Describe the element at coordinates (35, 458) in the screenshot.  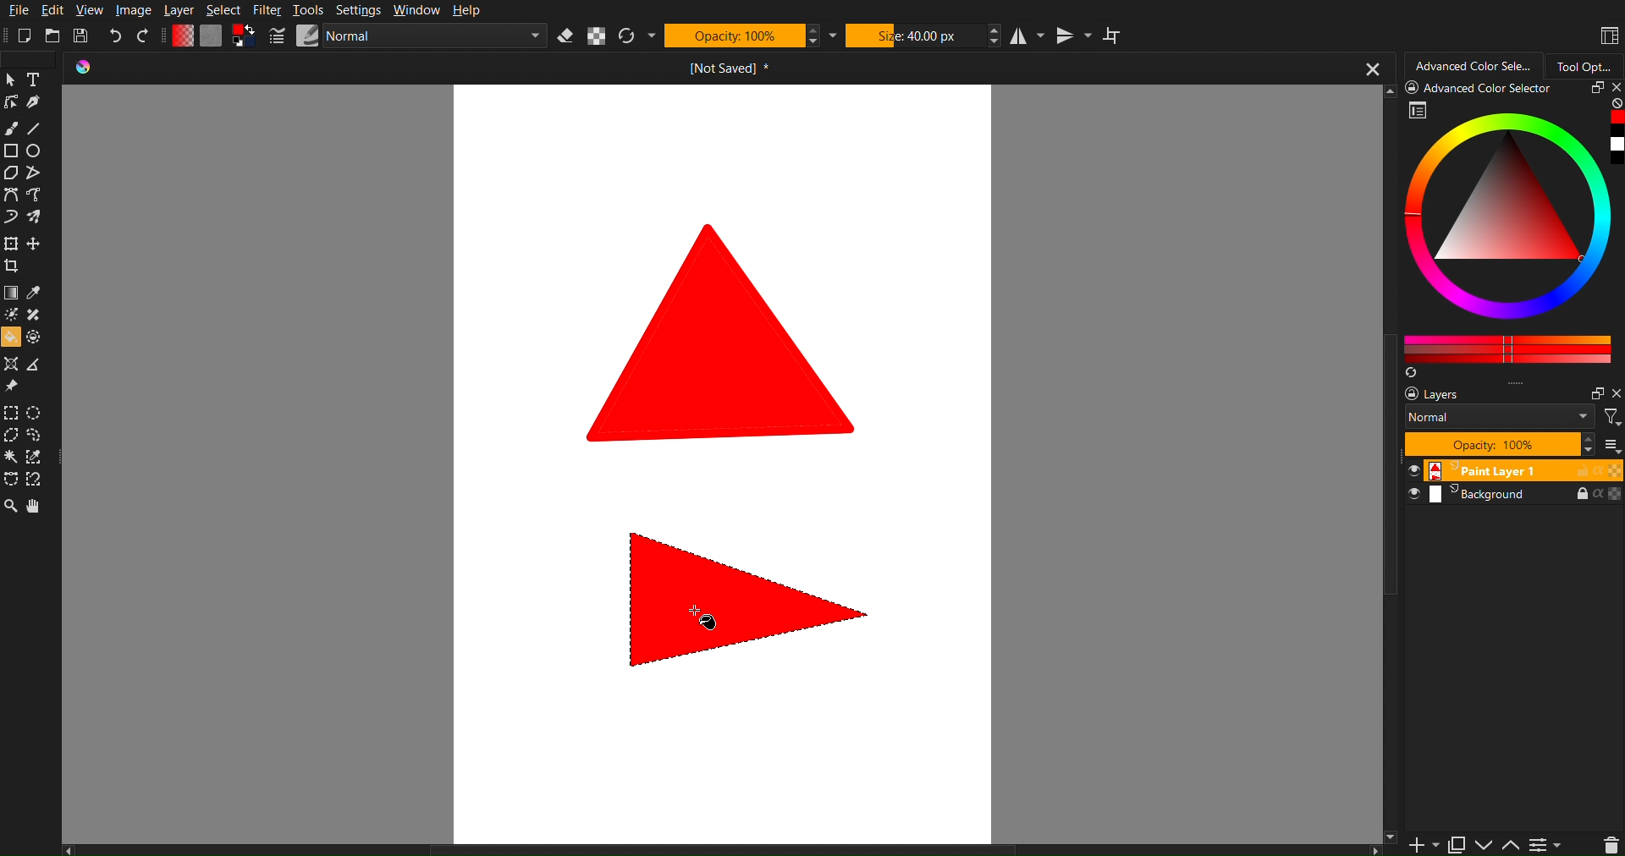
I see `Selection dropper` at that location.